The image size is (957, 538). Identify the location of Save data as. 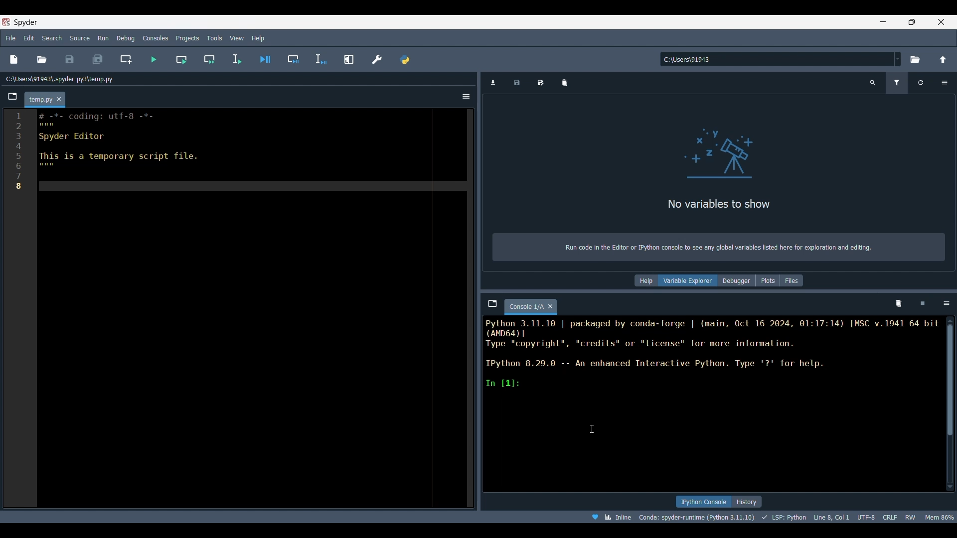
(541, 83).